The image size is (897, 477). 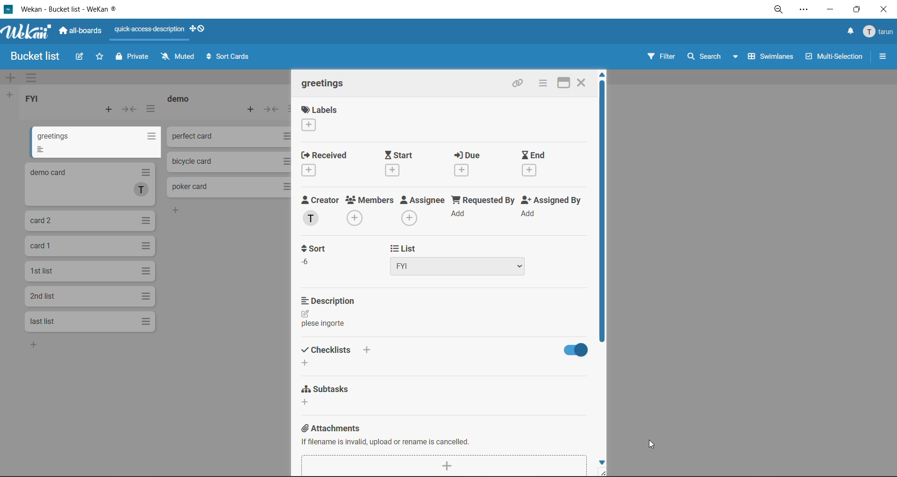 I want to click on multiselection, so click(x=837, y=56).